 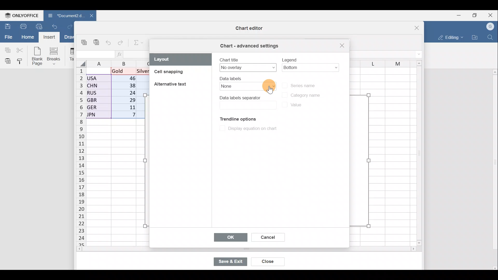 I want to click on Cursor on Insert, so click(x=51, y=37).